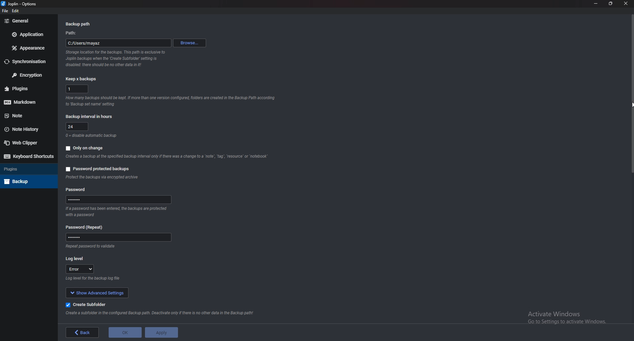  I want to click on Info, so click(162, 315).